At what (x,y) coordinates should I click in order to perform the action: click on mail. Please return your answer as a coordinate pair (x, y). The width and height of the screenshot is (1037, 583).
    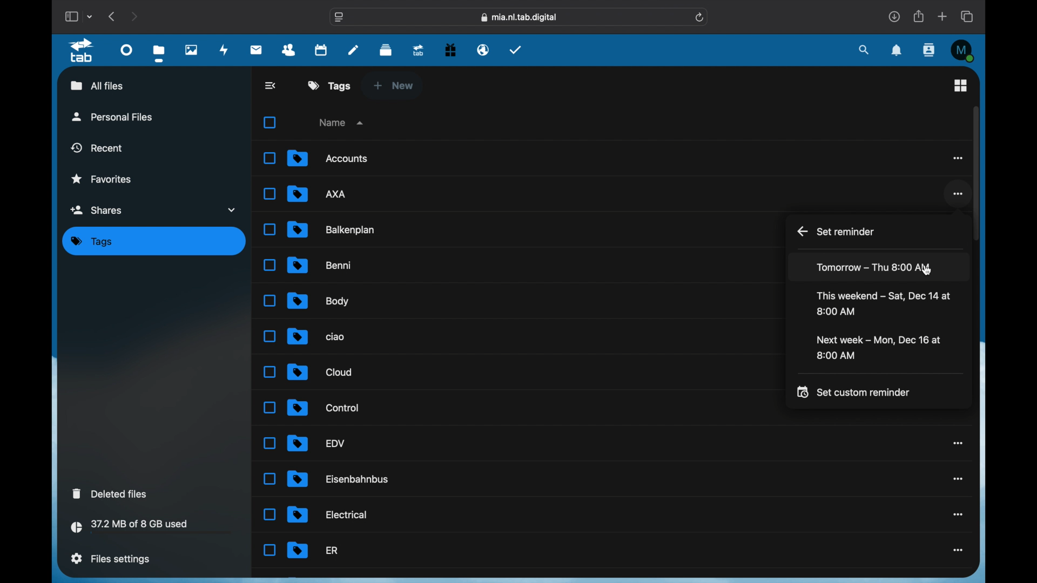
    Looking at the image, I should click on (257, 49).